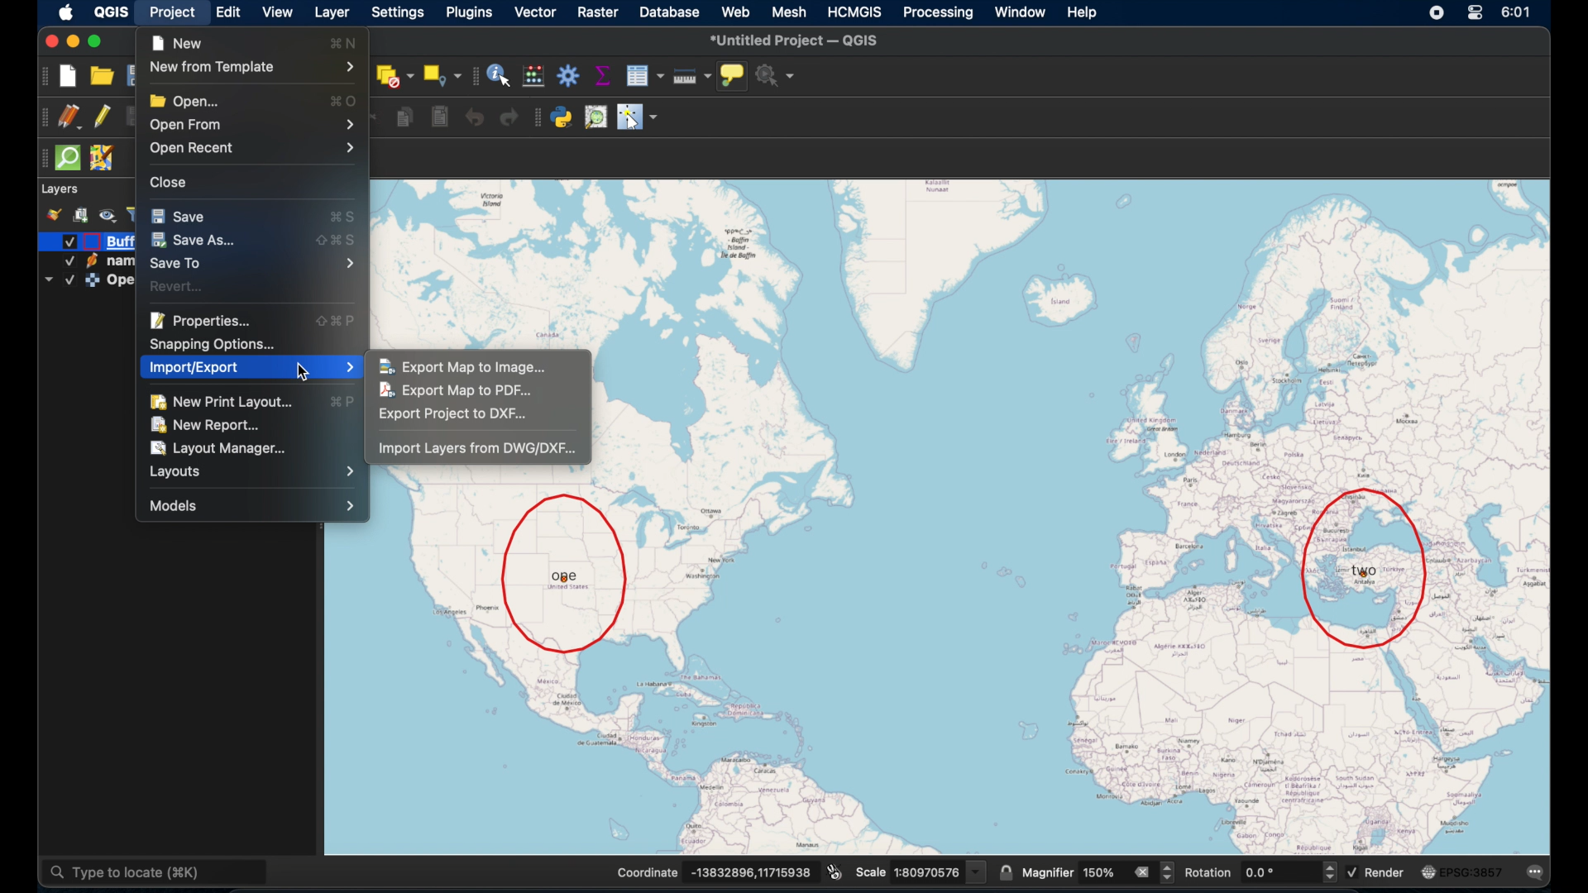 Image resolution: width=1588 pixels, height=893 pixels. Describe the element at coordinates (833, 869) in the screenshot. I see `toggle extents and position mouse display` at that location.